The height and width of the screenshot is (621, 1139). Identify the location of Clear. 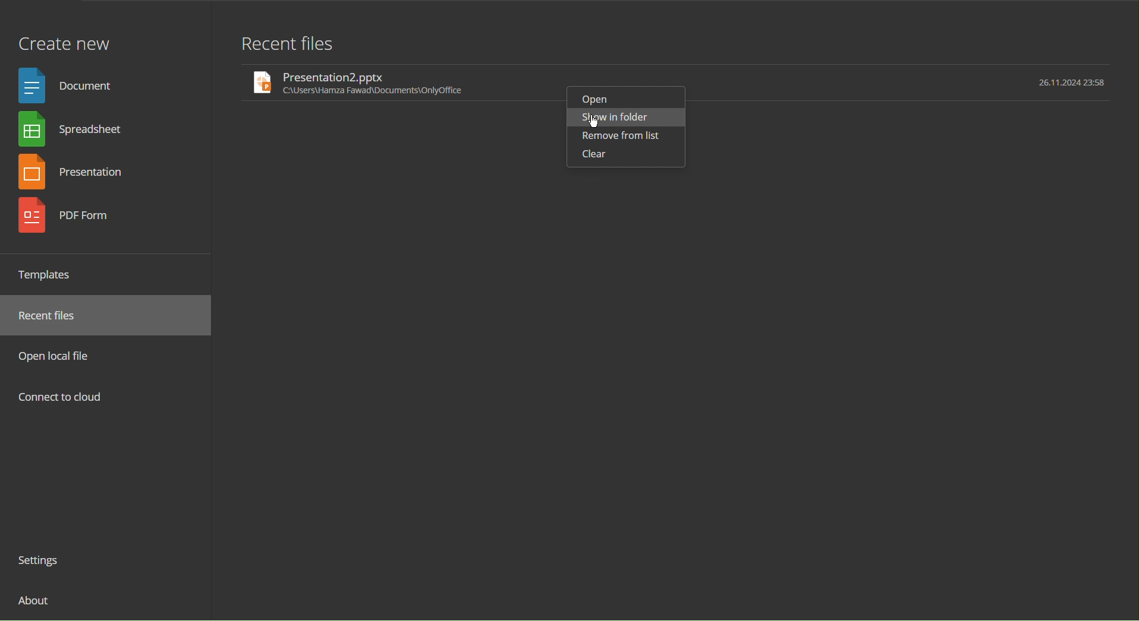
(593, 155).